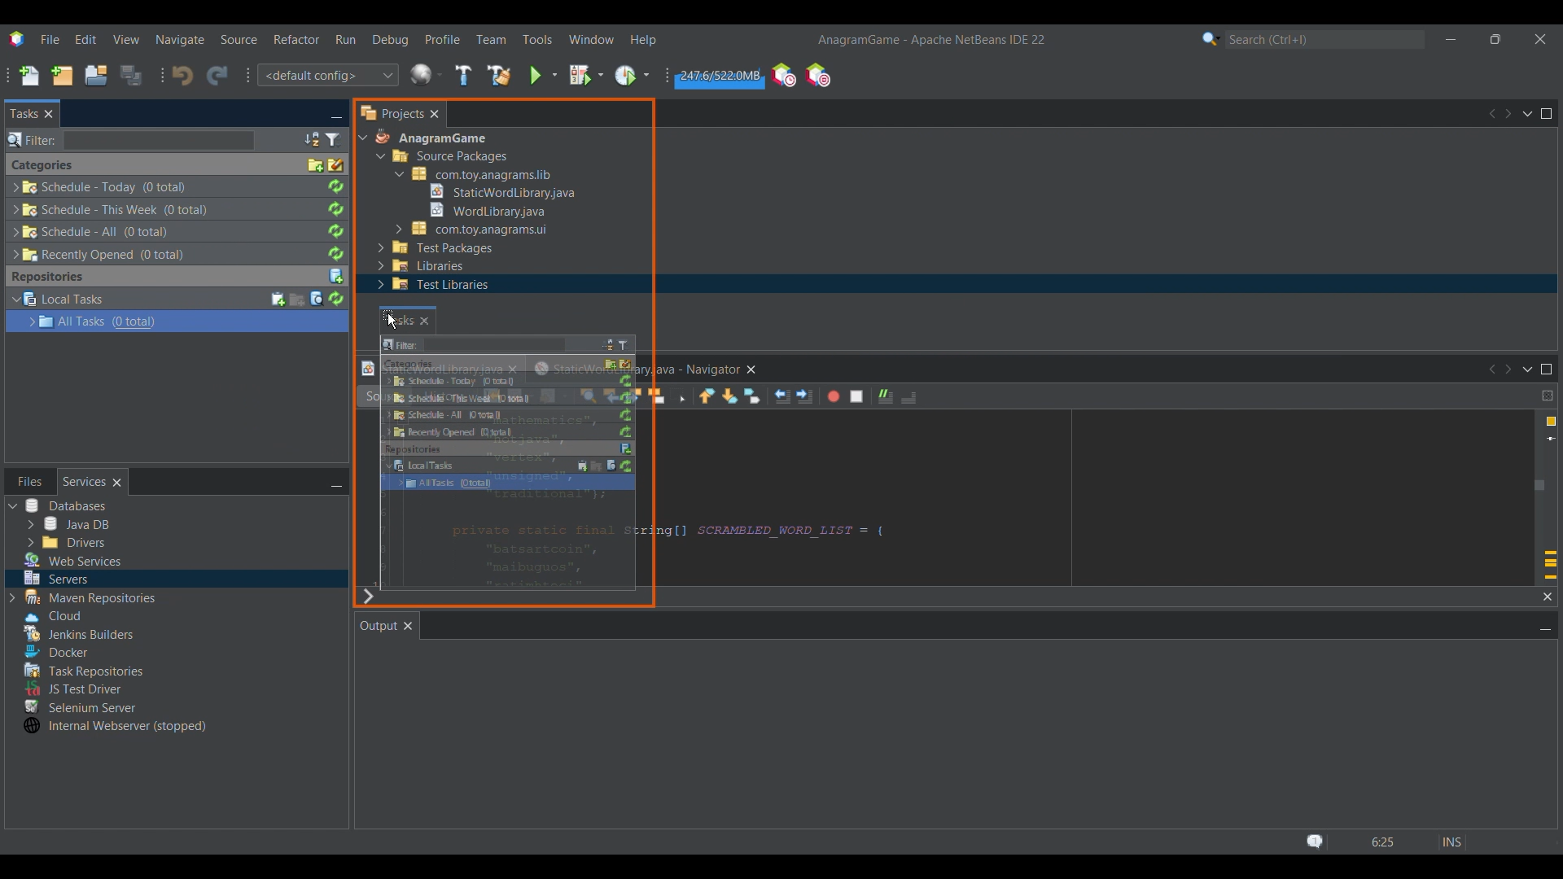  What do you see at coordinates (1551, 439) in the screenshot?
I see `Current line` at bounding box center [1551, 439].